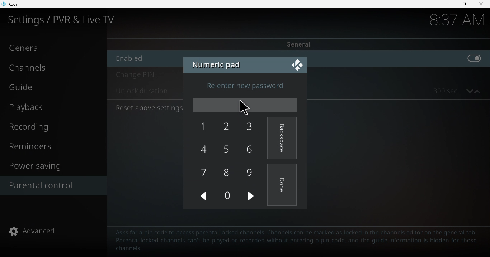 The height and width of the screenshot is (257, 490). Describe the element at coordinates (67, 20) in the screenshot. I see `Settings/PVR and Live TV` at that location.